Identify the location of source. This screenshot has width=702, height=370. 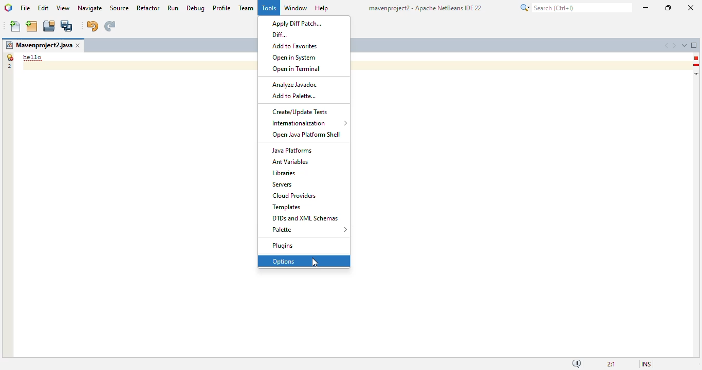
(119, 8).